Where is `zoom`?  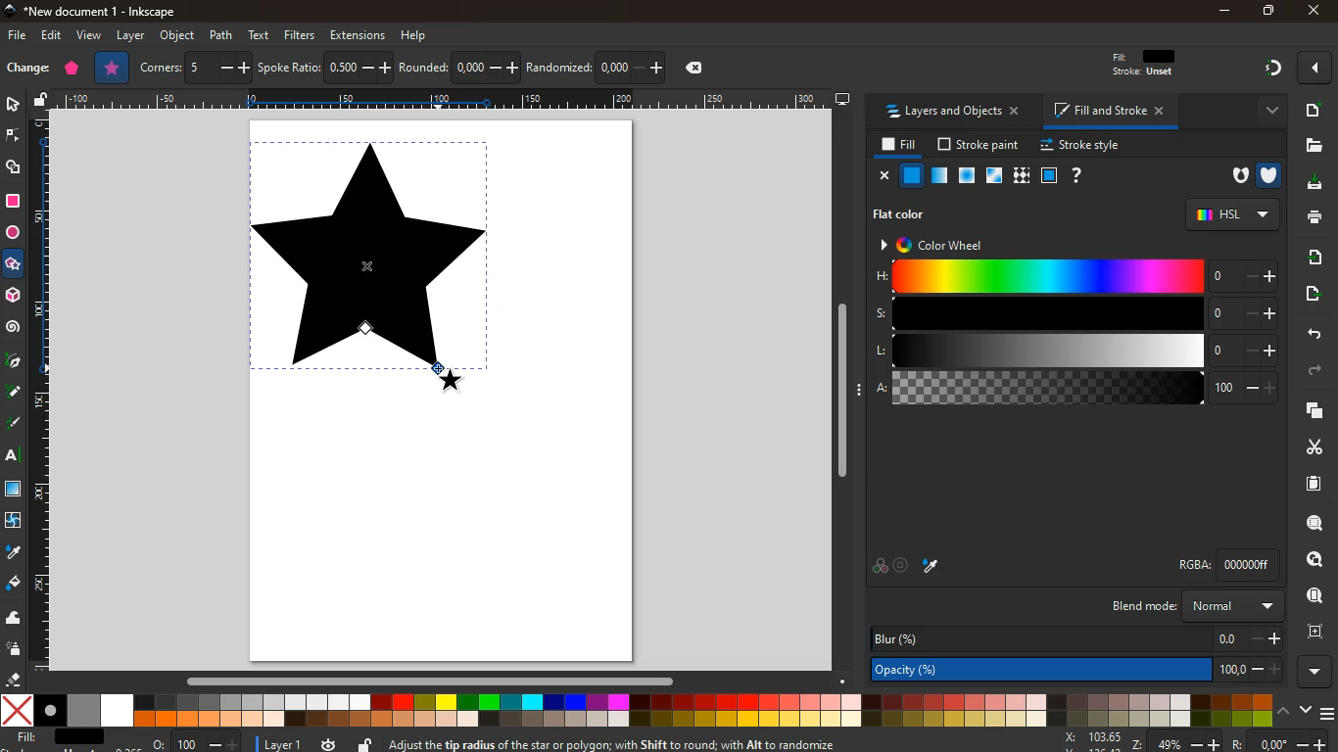 zoom is located at coordinates (1312, 525).